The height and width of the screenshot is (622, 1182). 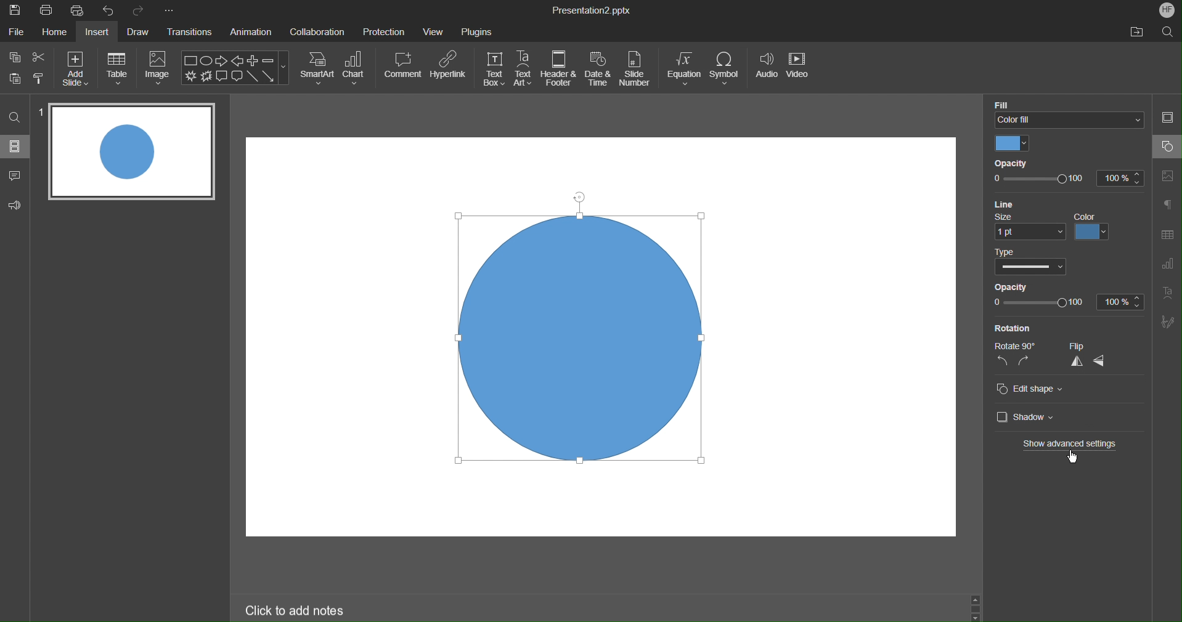 What do you see at coordinates (1121, 301) in the screenshot?
I see `100%` at bounding box center [1121, 301].